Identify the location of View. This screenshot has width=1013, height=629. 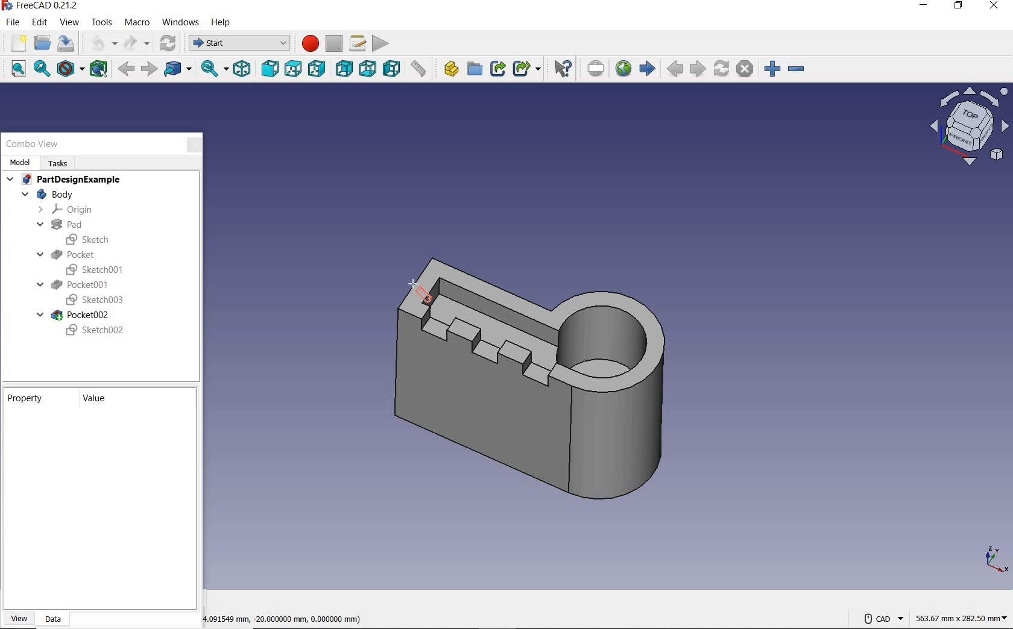
(19, 619).